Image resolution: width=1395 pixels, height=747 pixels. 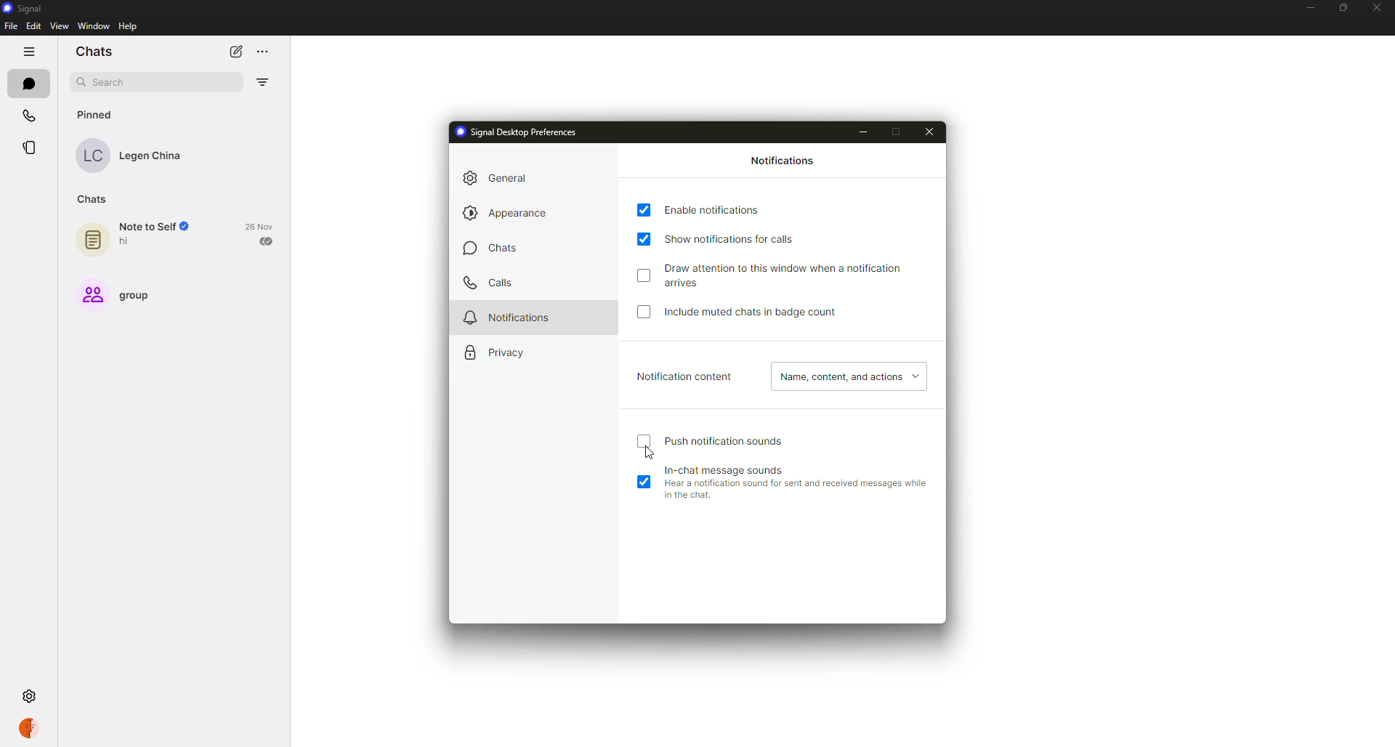 I want to click on enable notifications, so click(x=711, y=211).